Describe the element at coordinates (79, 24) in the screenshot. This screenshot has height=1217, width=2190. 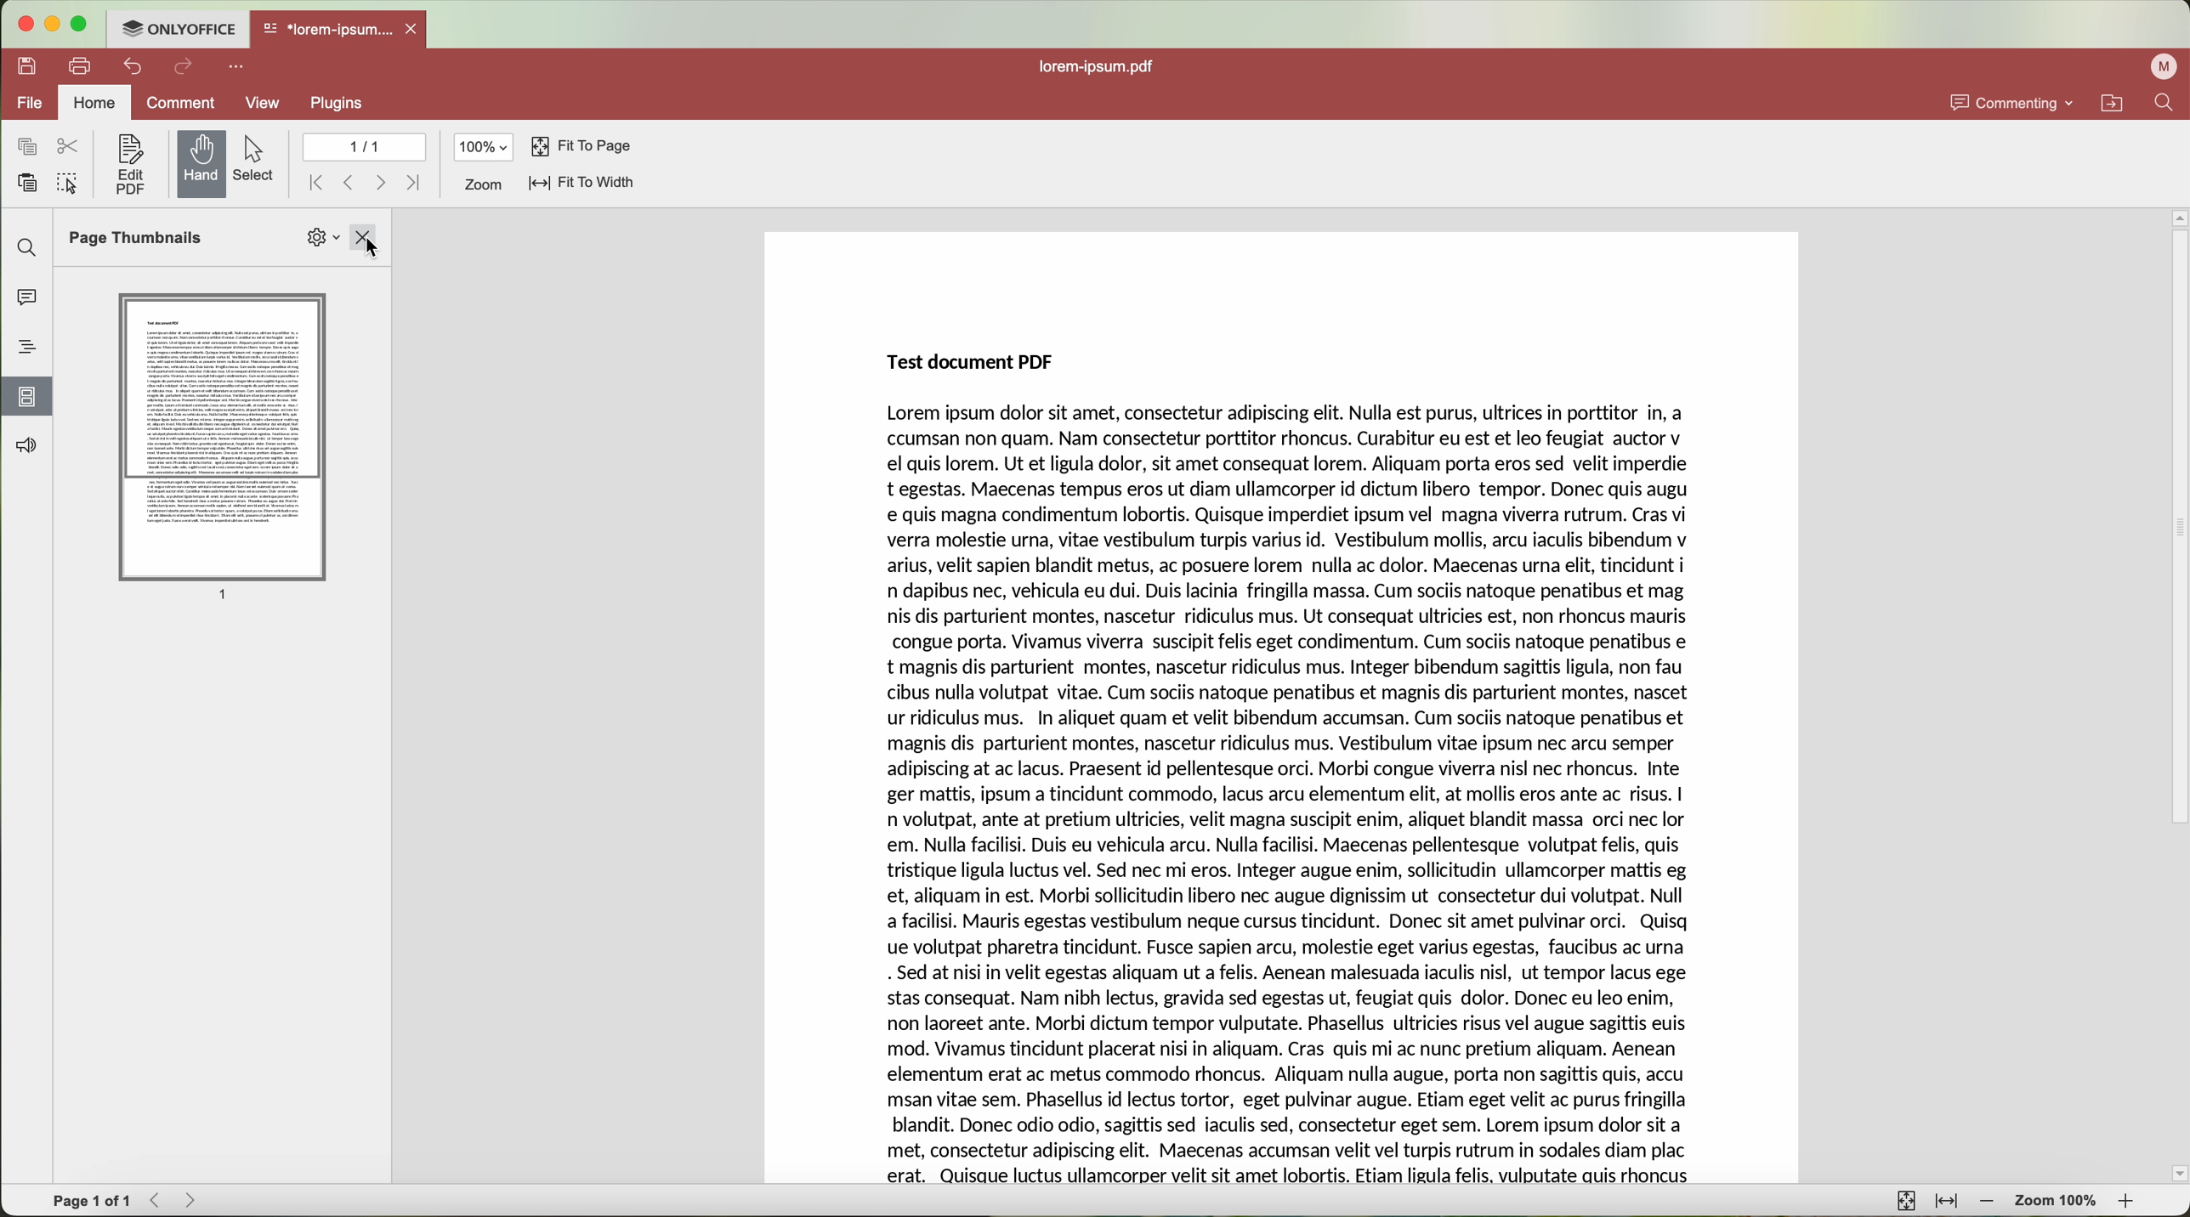
I see `maximize program` at that location.